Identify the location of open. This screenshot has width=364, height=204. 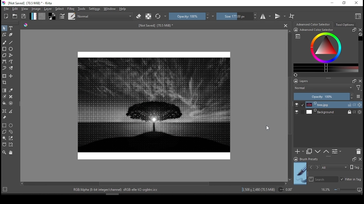
(15, 16).